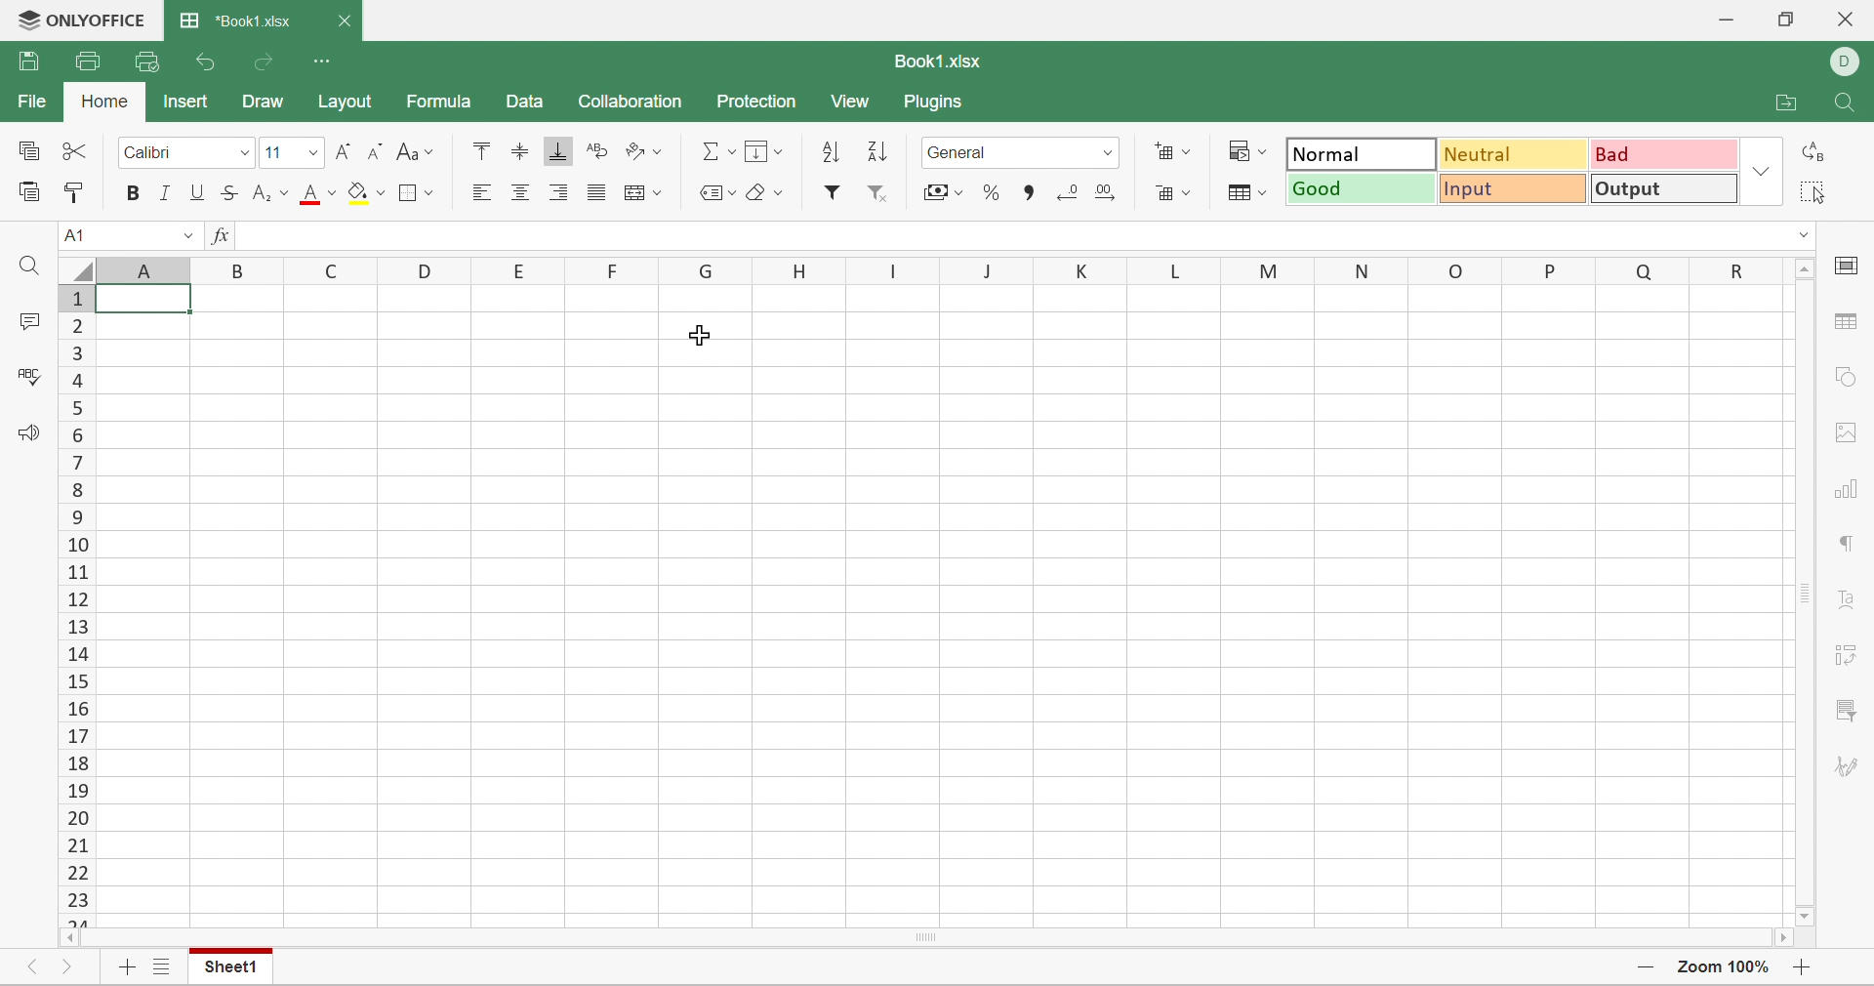 Image resolution: width=1874 pixels, height=986 pixels. Describe the element at coordinates (1454, 267) in the screenshot. I see `O` at that location.